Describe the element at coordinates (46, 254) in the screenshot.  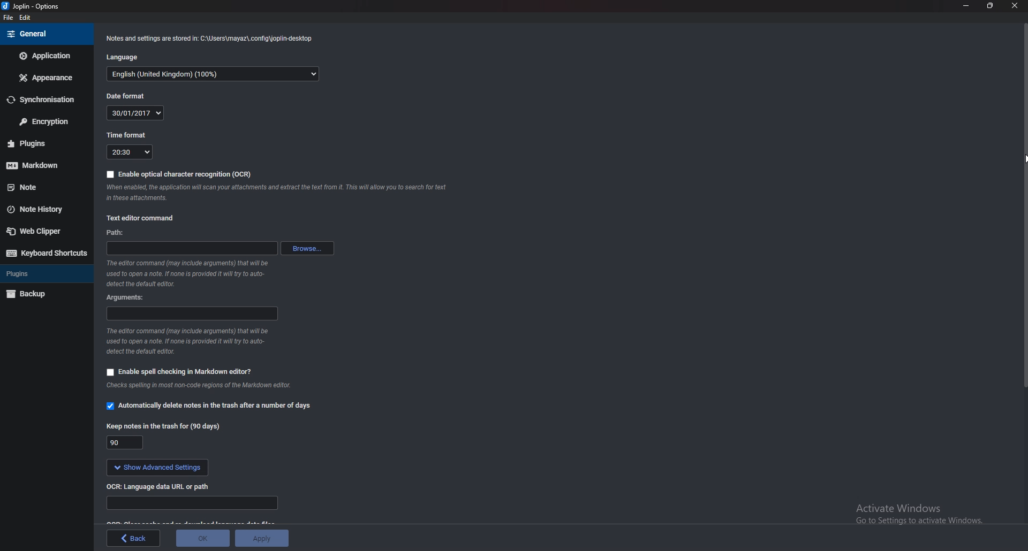
I see `Keyboard shortcuts` at that location.